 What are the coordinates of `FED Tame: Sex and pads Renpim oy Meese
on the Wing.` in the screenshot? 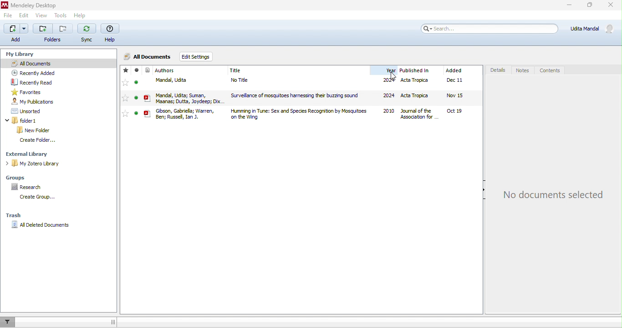 It's located at (297, 114).